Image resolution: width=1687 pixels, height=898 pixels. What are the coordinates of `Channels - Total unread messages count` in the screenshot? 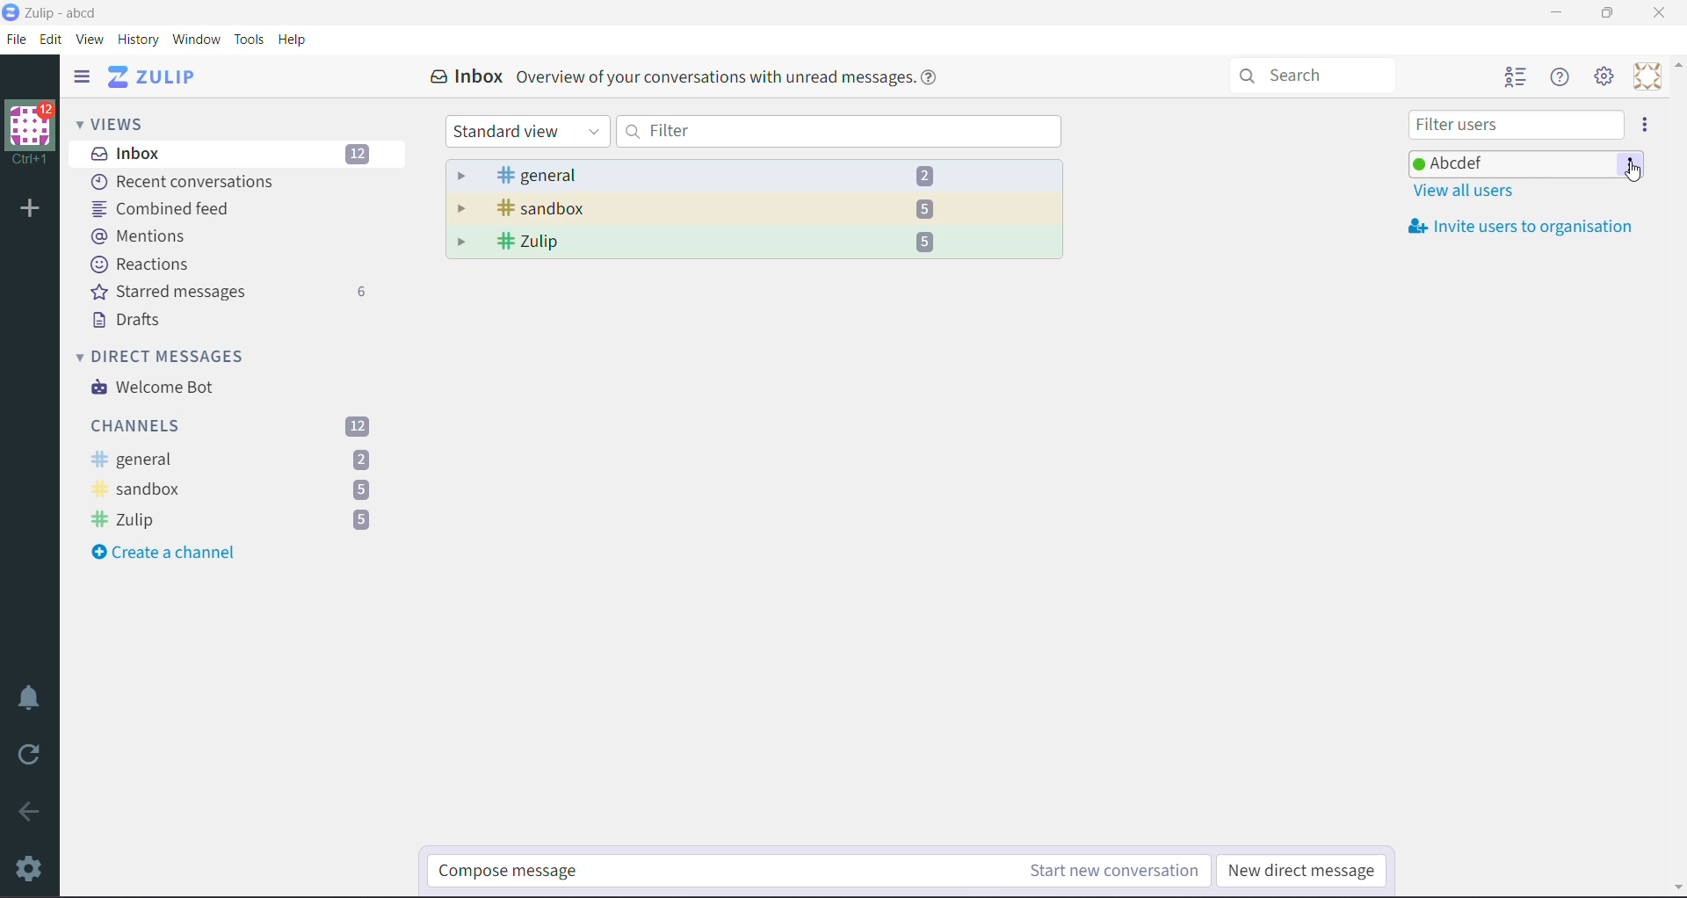 It's located at (235, 427).